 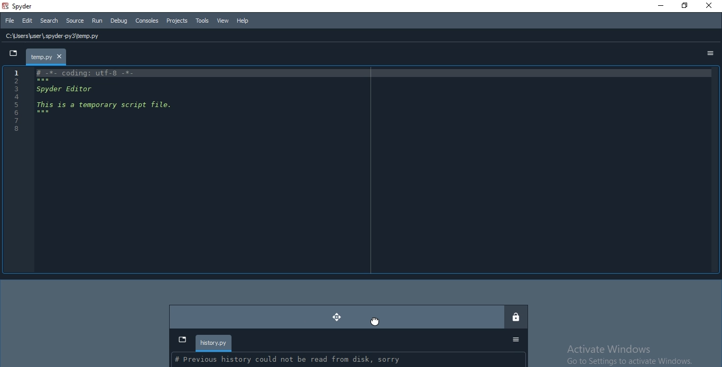 I want to click on Debug, so click(x=119, y=21).